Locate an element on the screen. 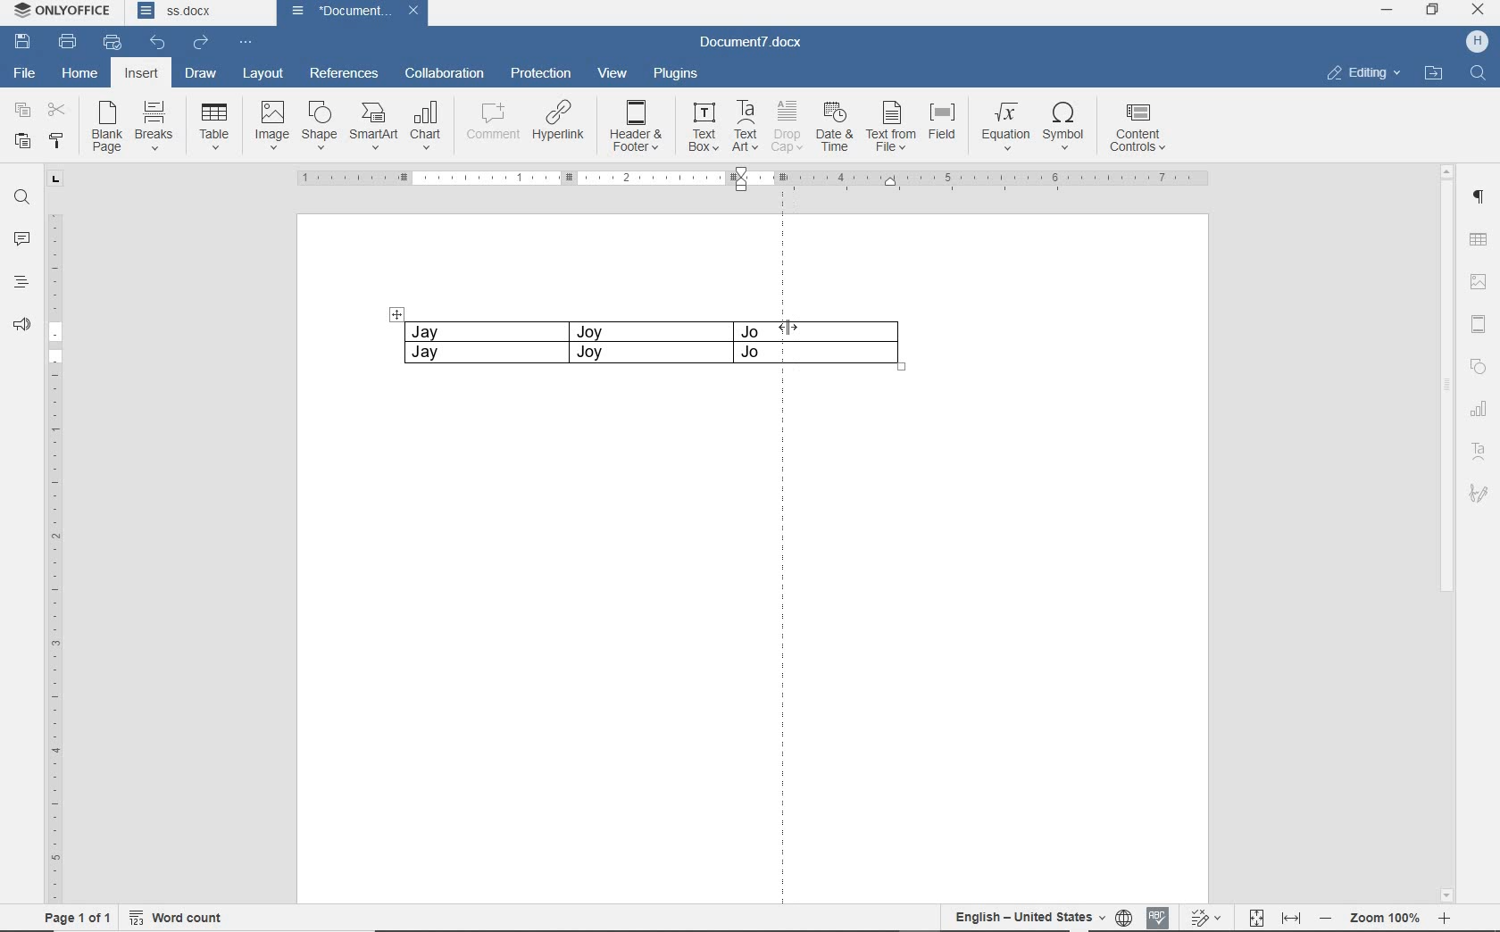 Image resolution: width=1500 pixels, height=932 pixels. column resize is located at coordinates (863, 344).